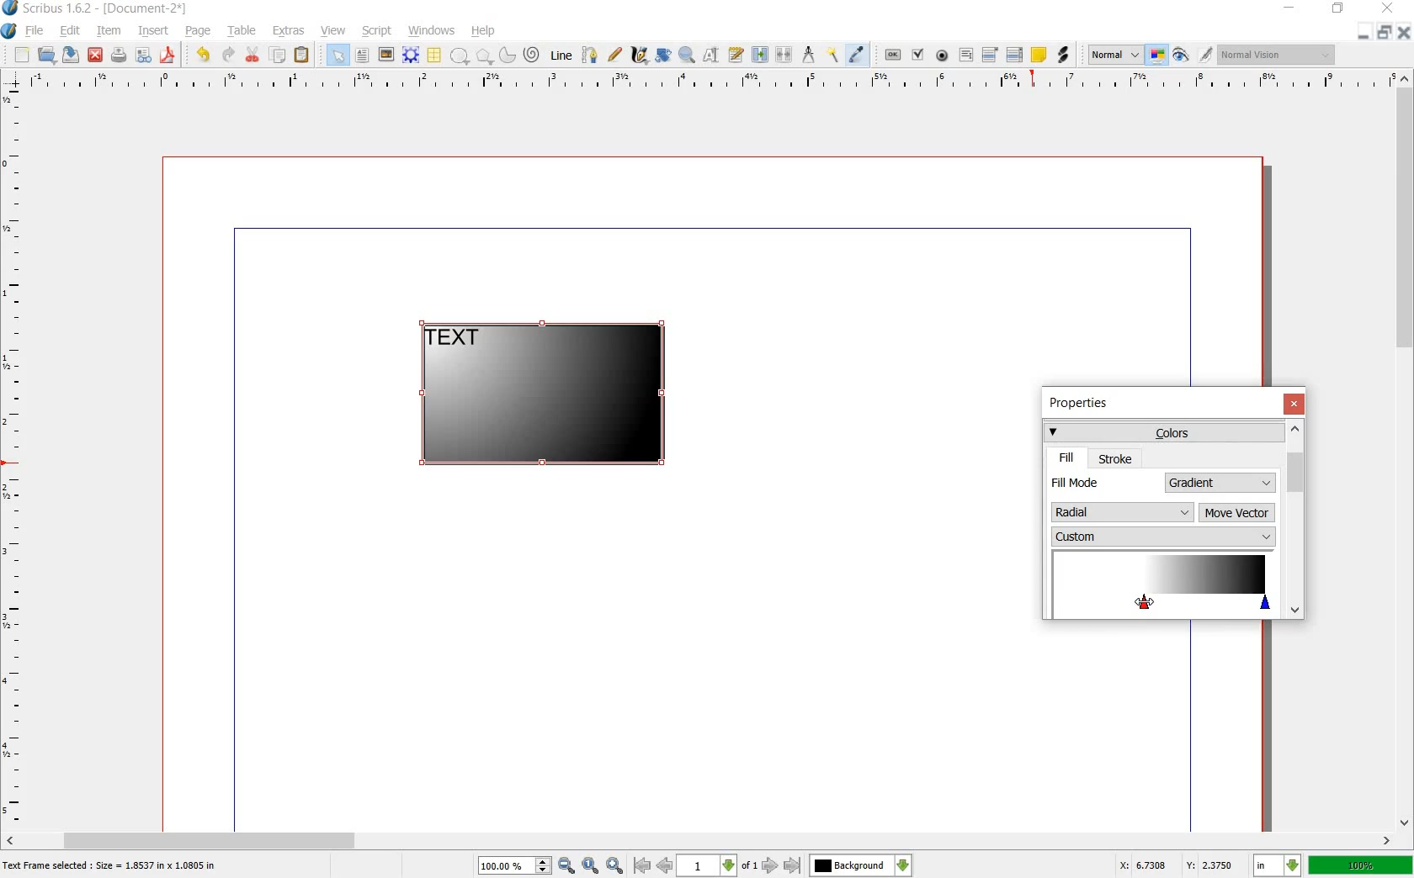 This screenshot has height=878, width=1414. I want to click on link annotation, so click(1062, 56).